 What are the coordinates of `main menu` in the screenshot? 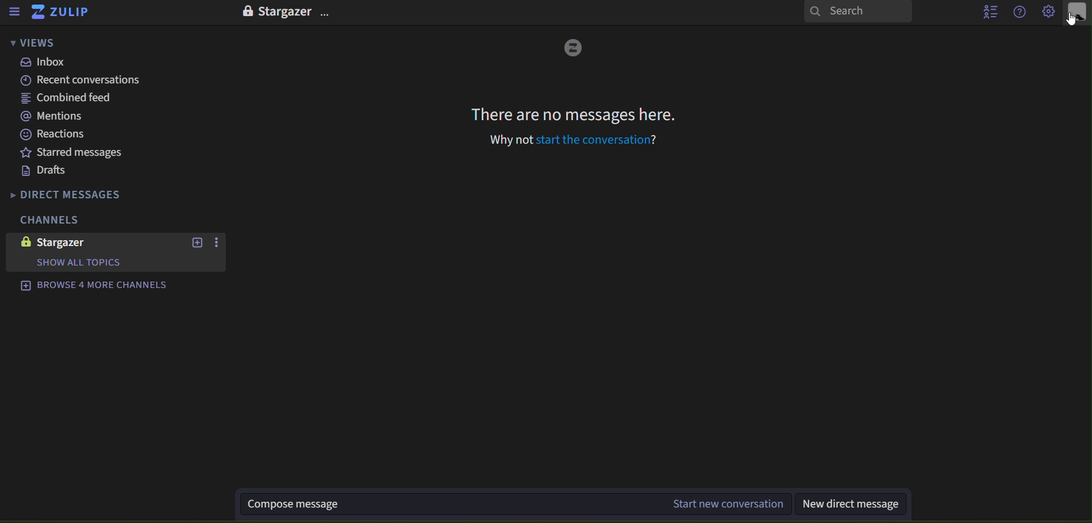 It's located at (1049, 13).